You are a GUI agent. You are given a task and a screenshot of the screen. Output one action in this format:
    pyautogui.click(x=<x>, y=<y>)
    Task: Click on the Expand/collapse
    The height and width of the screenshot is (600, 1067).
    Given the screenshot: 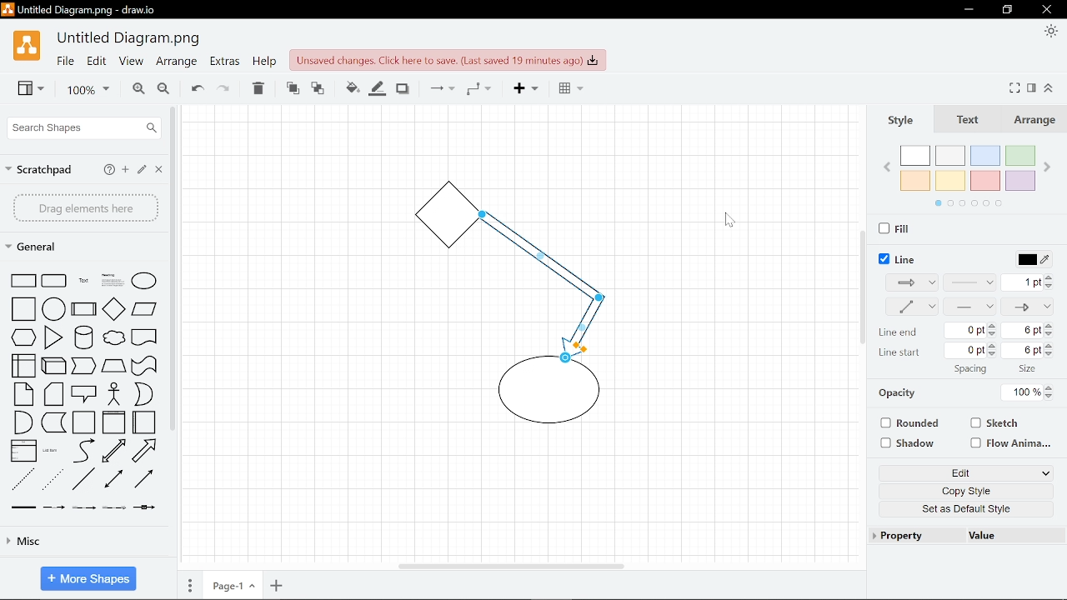 What is the action you would take?
    pyautogui.click(x=1051, y=88)
    